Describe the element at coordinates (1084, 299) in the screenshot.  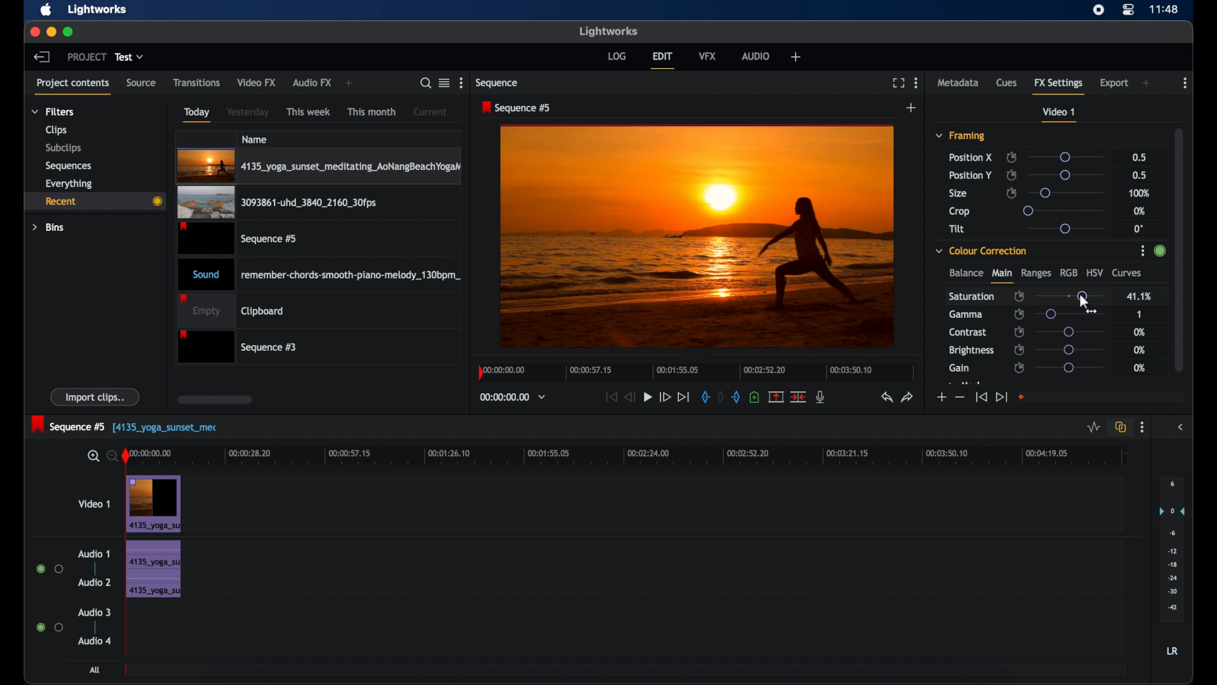
I see `Mouse Cursor` at that location.